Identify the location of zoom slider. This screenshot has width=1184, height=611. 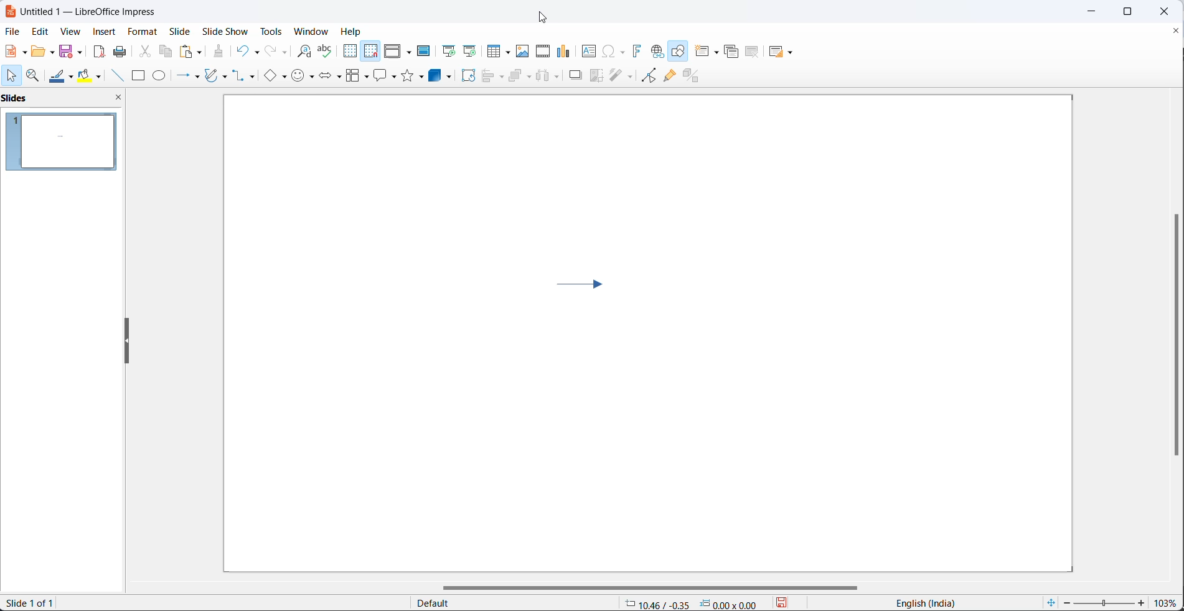
(1105, 601).